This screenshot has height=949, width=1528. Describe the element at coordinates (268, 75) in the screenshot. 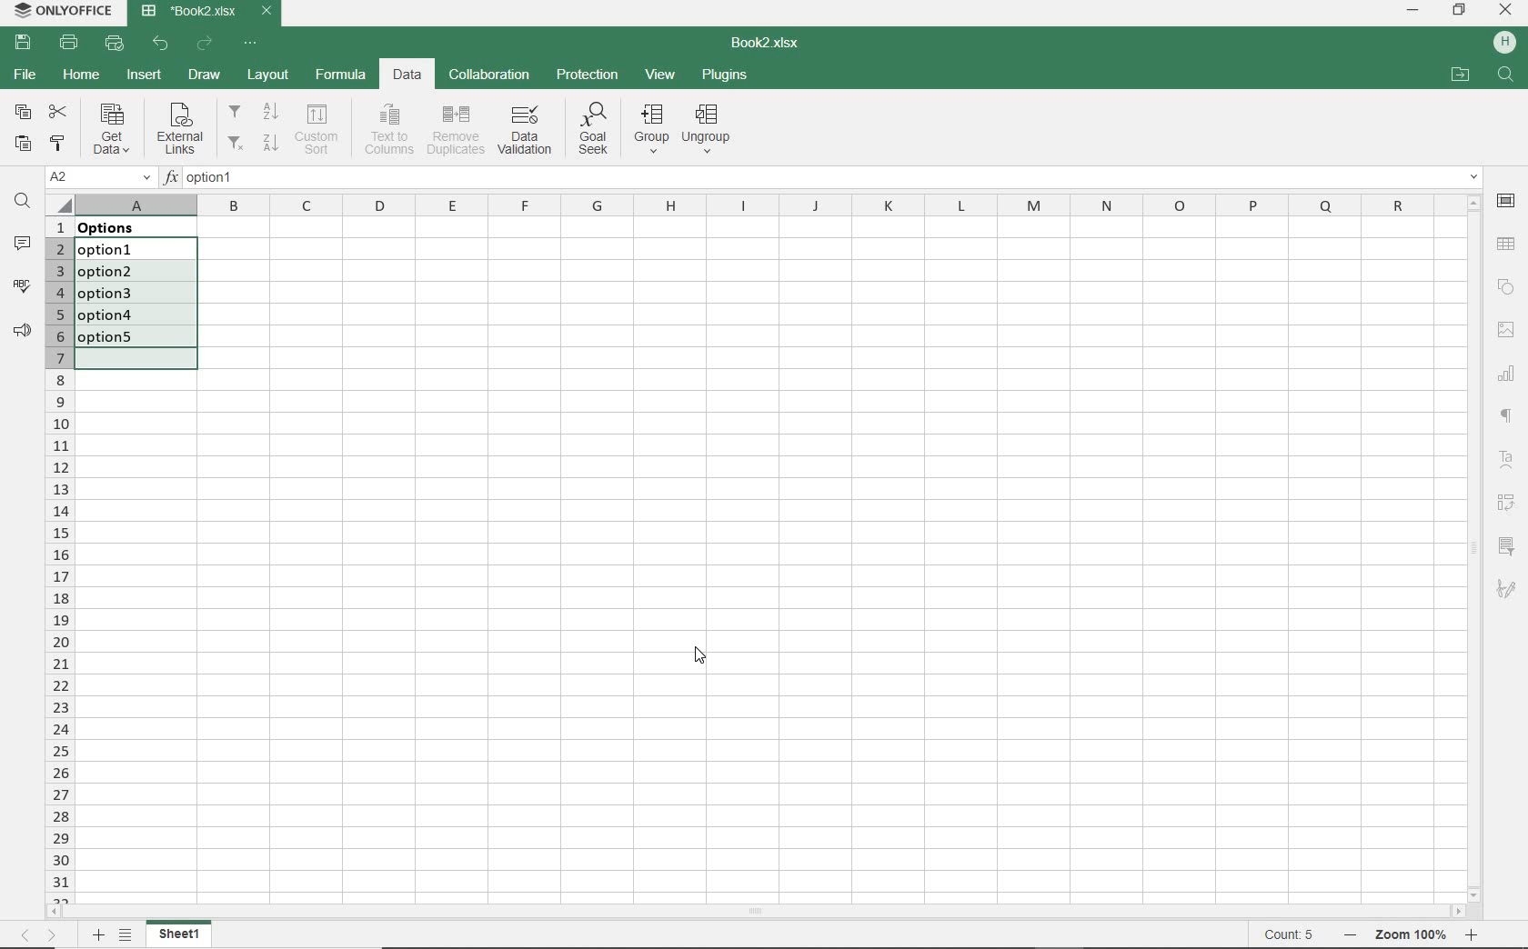

I see `LAYOUT` at that location.